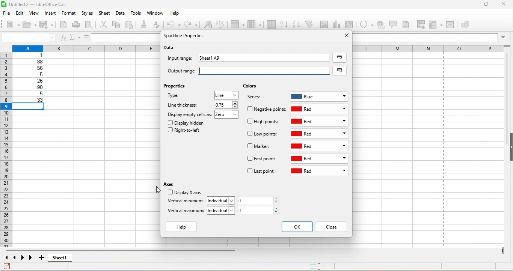 This screenshot has width=513, height=271. Describe the element at coordinates (320, 121) in the screenshot. I see `red` at that location.